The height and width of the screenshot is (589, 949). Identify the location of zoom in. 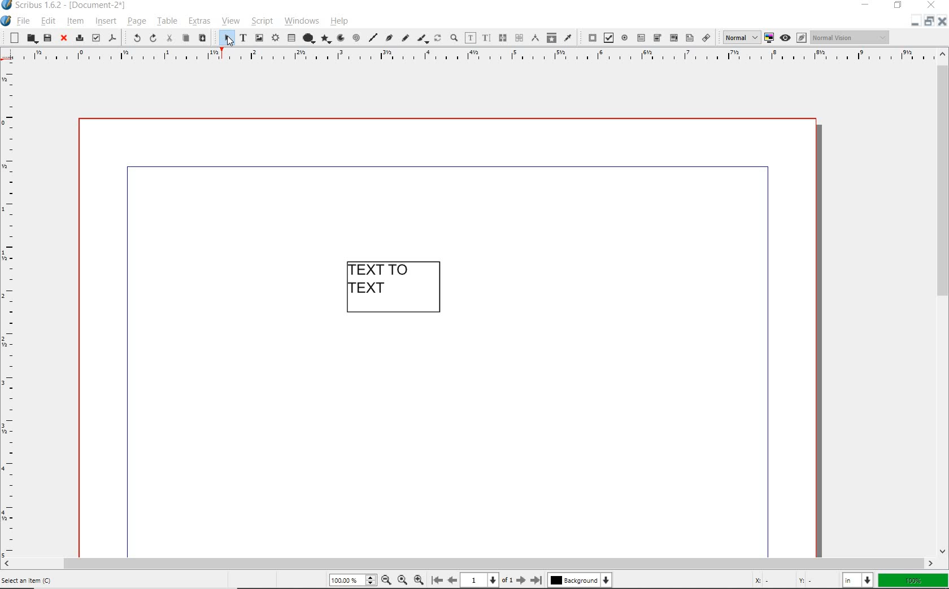
(421, 578).